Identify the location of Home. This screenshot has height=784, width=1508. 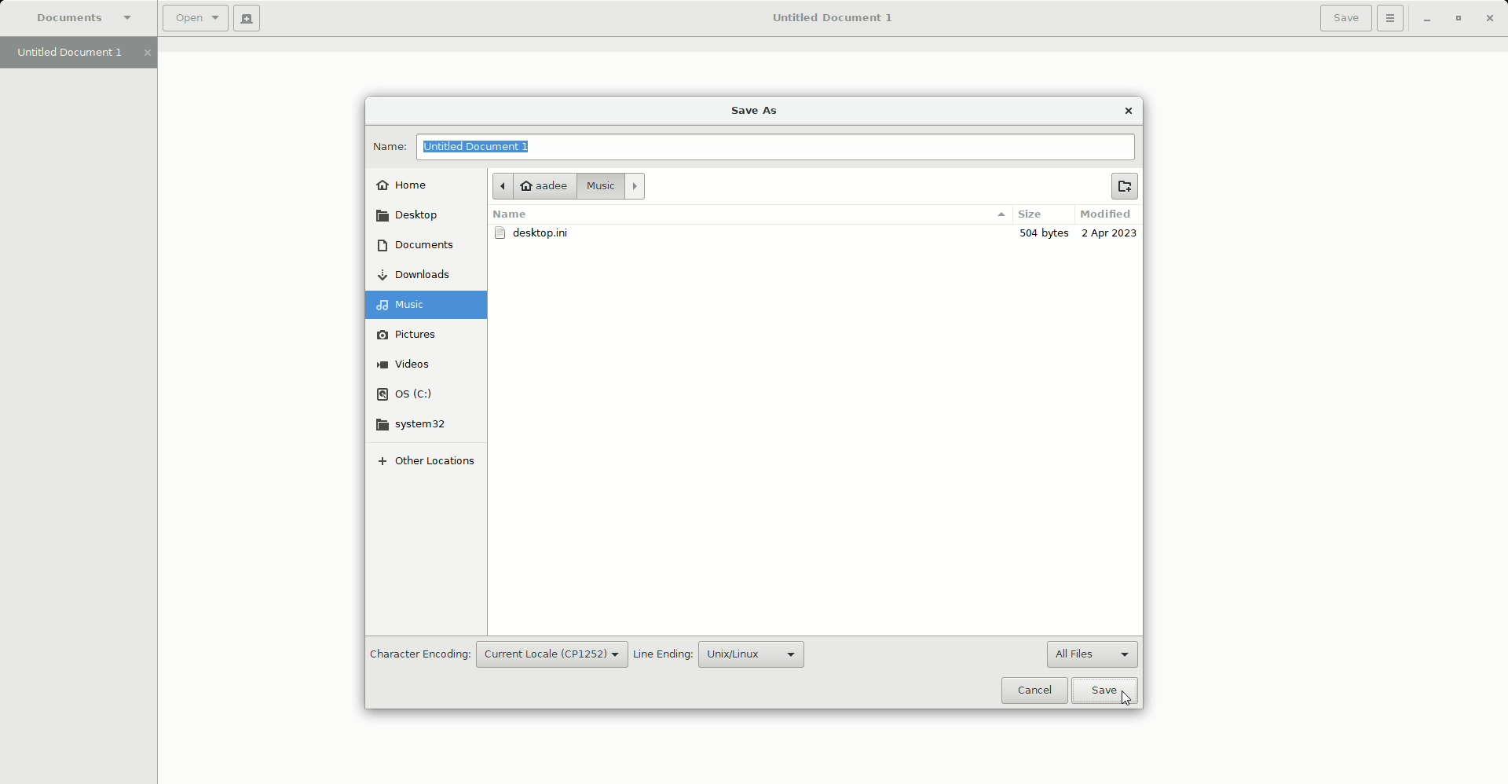
(404, 187).